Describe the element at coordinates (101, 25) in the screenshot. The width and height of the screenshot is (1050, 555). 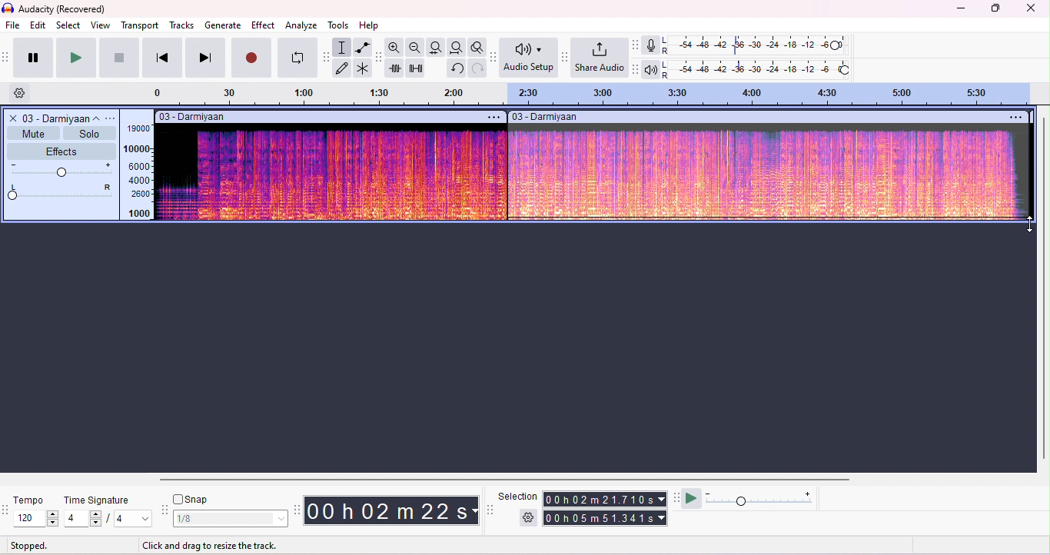
I see `view` at that location.